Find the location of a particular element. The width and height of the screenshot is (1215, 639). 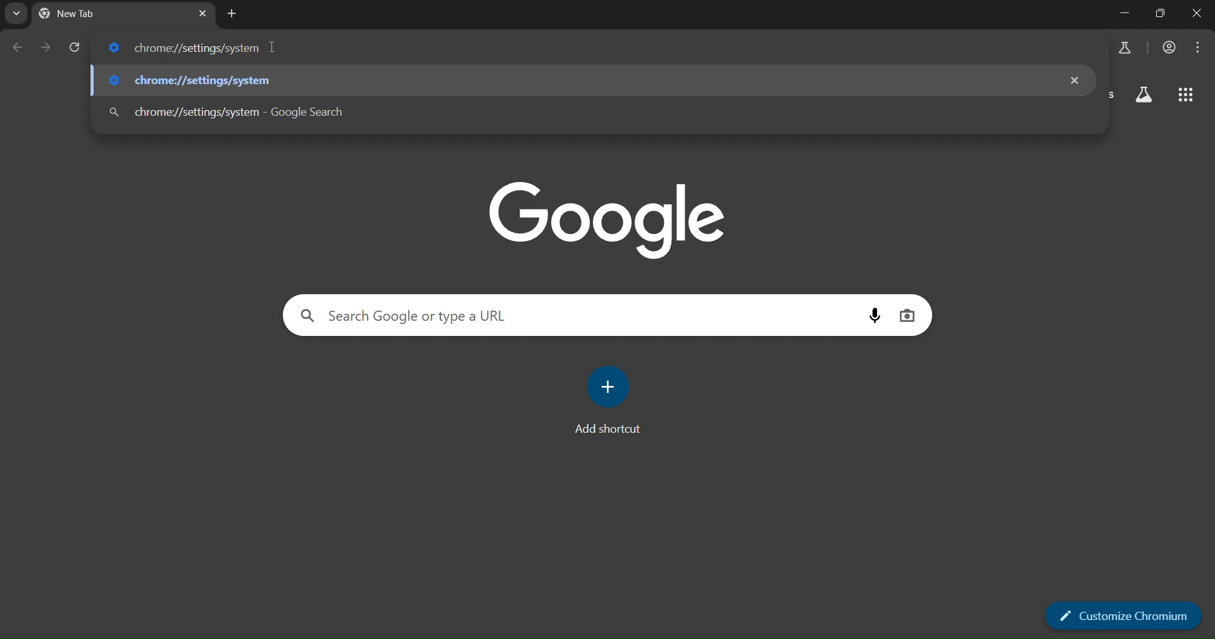

voice search is located at coordinates (876, 316).